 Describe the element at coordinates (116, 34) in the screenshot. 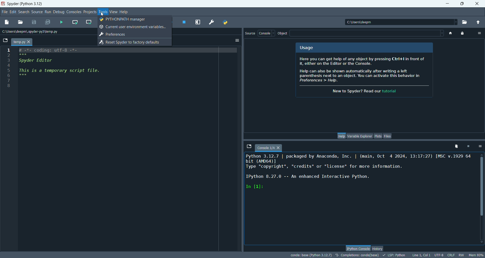

I see `preferences` at that location.